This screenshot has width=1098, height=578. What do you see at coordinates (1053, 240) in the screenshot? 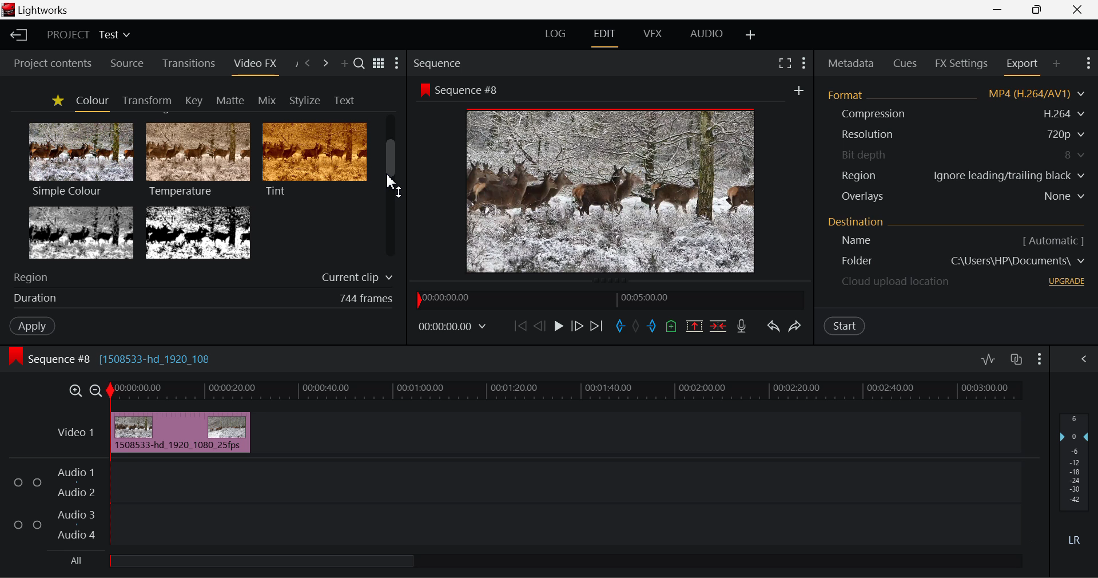
I see `[ Automatic ]` at bounding box center [1053, 240].